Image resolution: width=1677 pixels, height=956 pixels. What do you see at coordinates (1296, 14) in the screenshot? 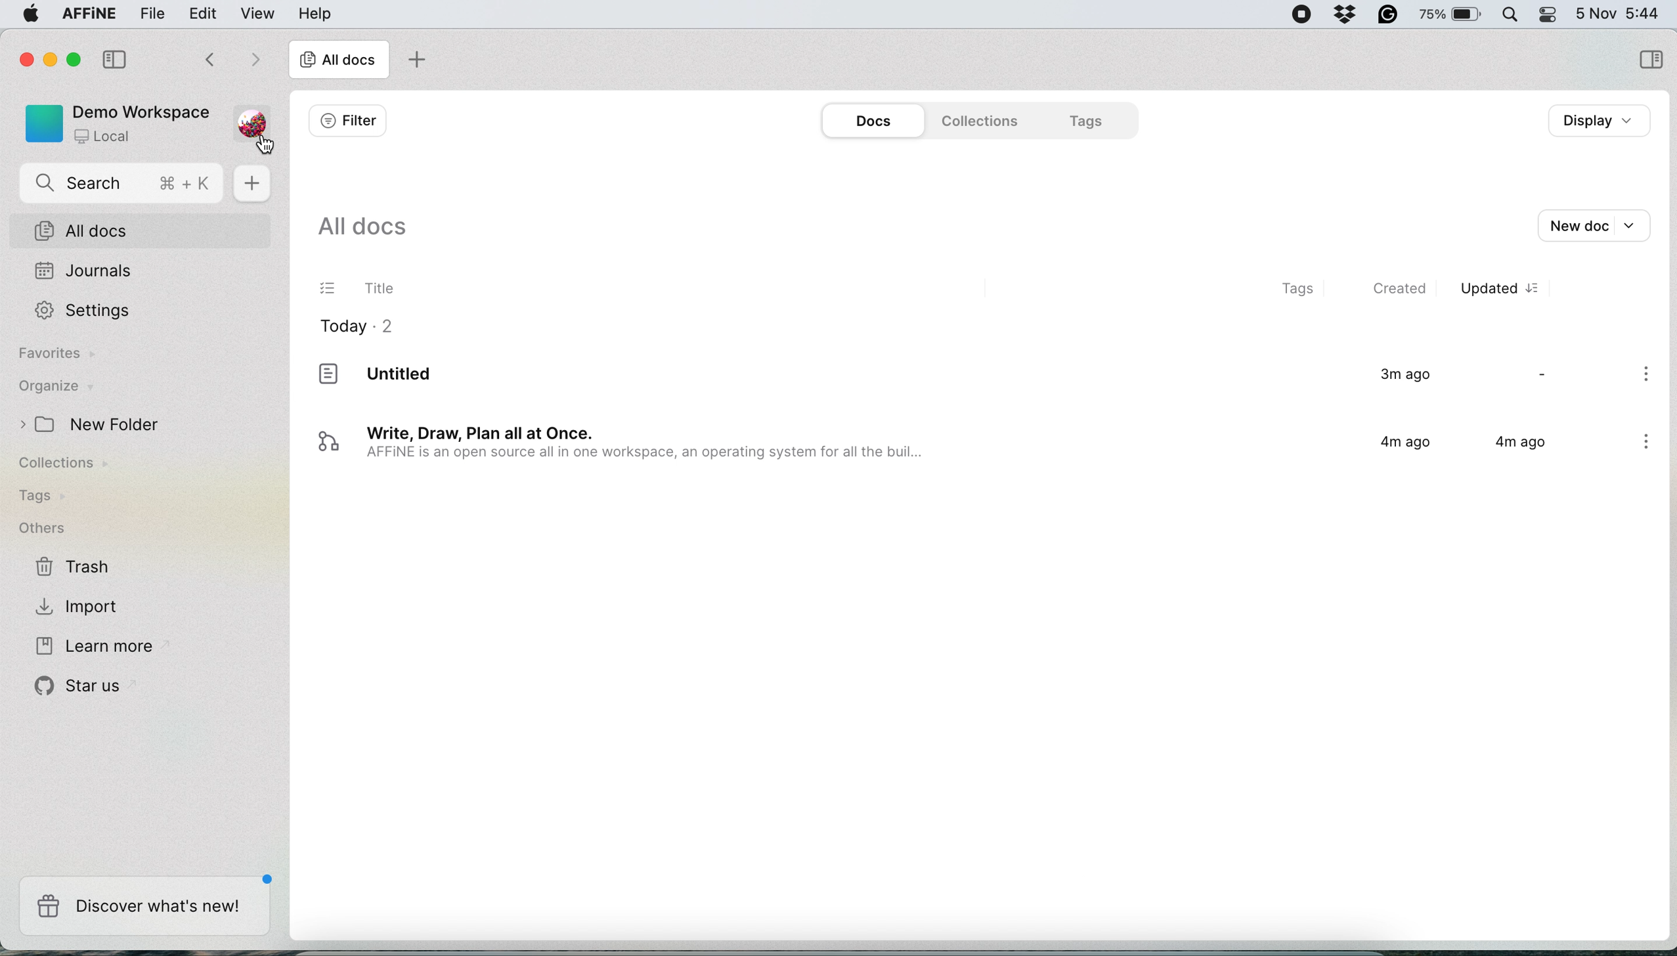
I see `screen recorder` at bounding box center [1296, 14].